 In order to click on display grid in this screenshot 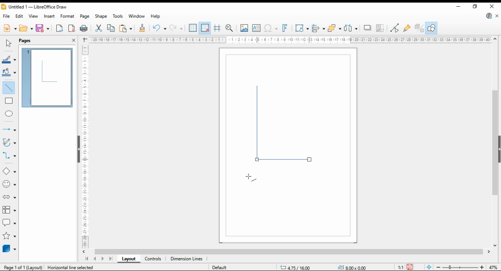, I will do `click(193, 27)`.